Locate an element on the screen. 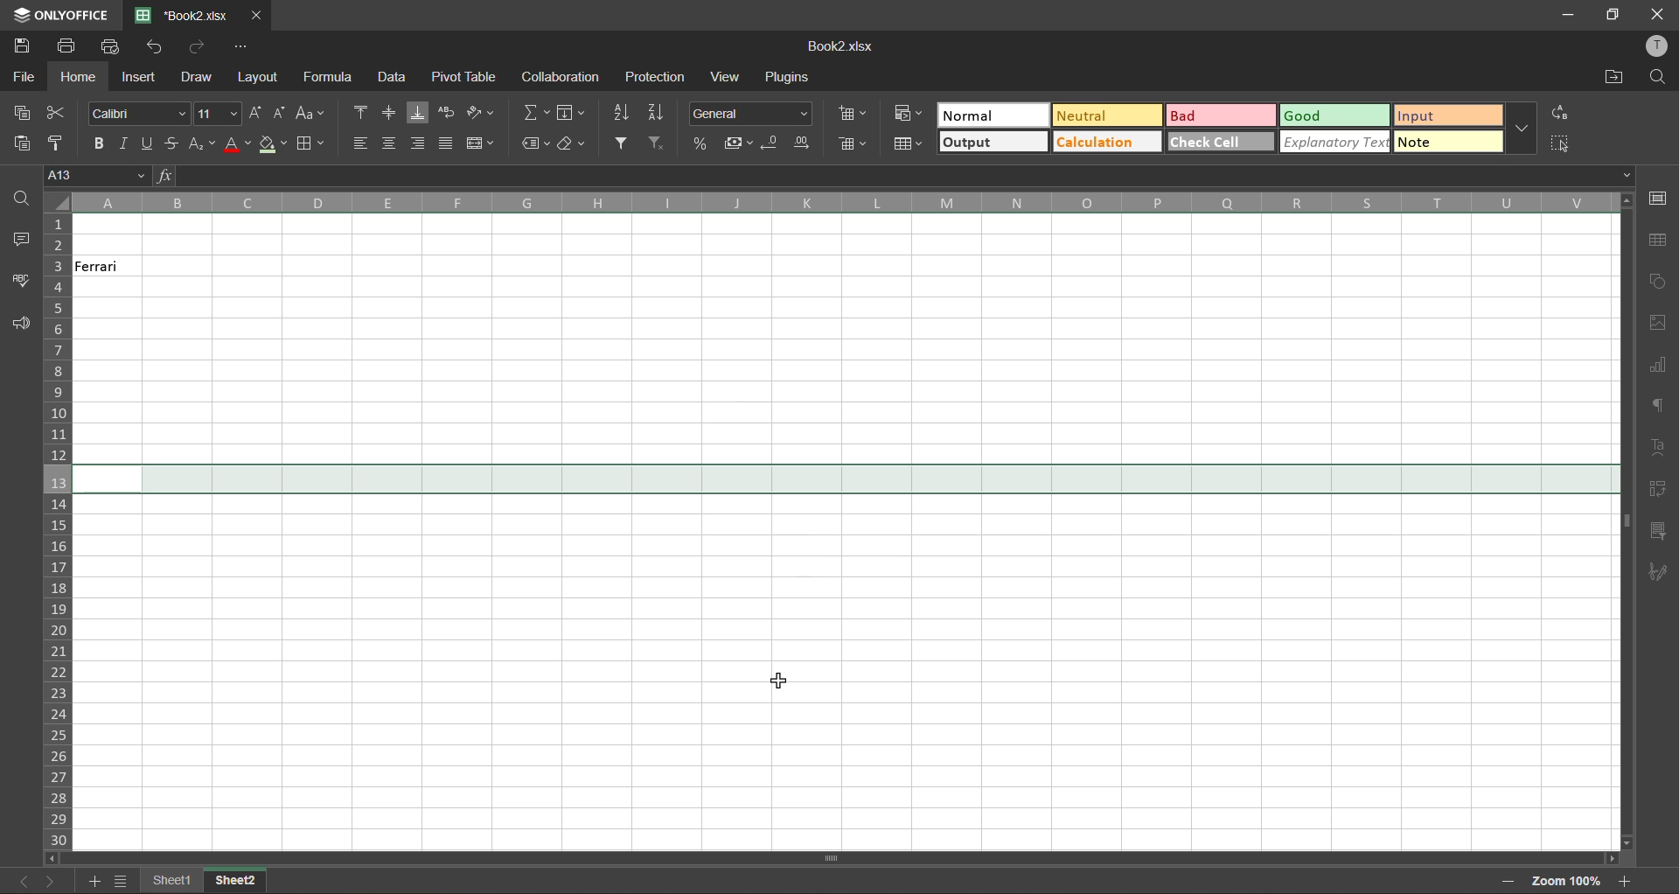 The height and width of the screenshot is (894, 1679). paste is located at coordinates (22, 143).